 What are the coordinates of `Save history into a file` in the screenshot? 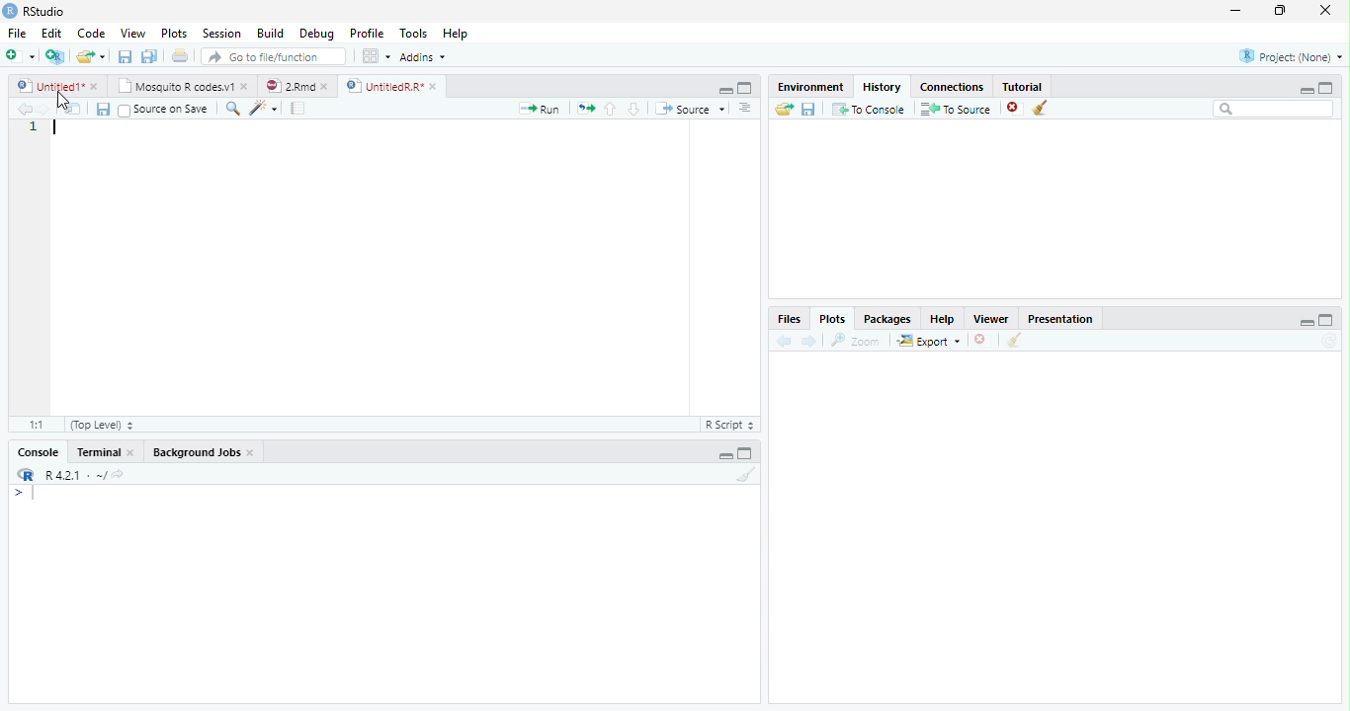 It's located at (809, 109).